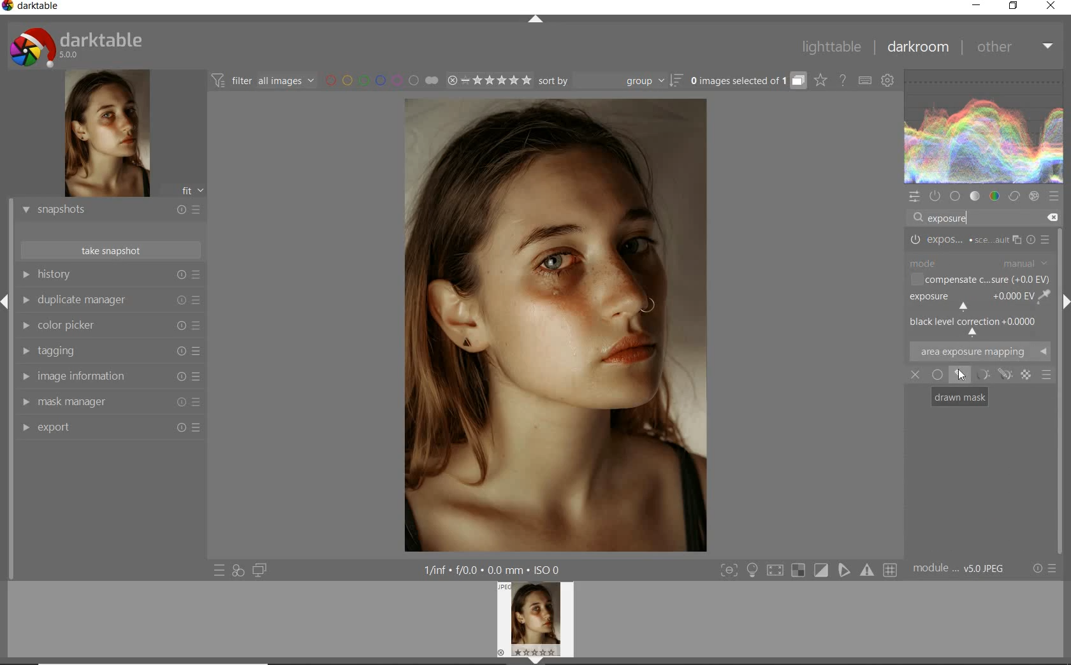  I want to click on restore, so click(1014, 8).